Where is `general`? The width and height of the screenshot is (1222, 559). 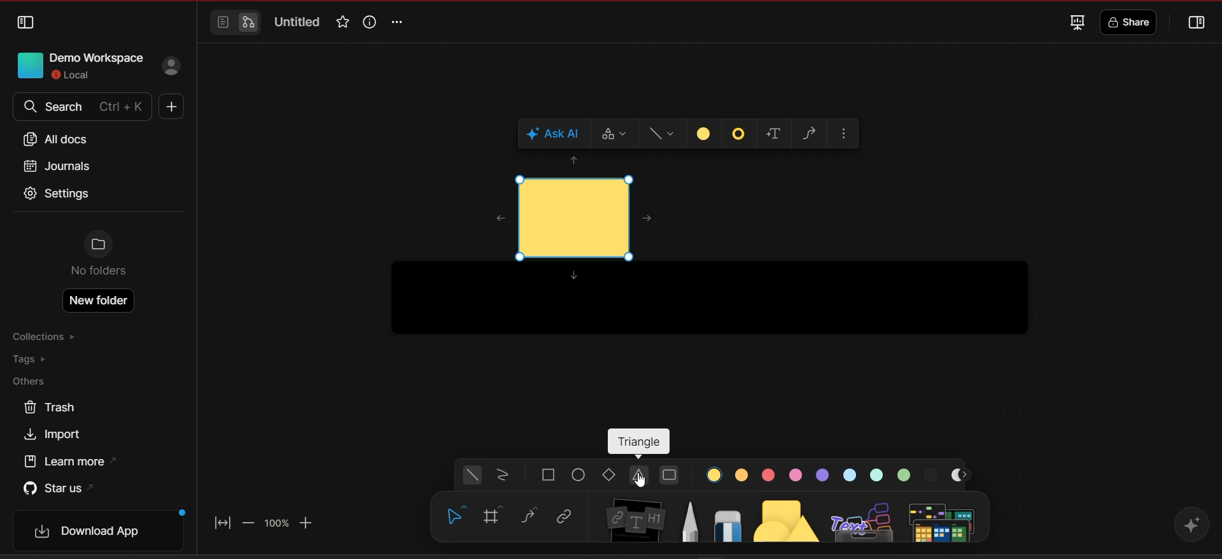
general is located at coordinates (473, 476).